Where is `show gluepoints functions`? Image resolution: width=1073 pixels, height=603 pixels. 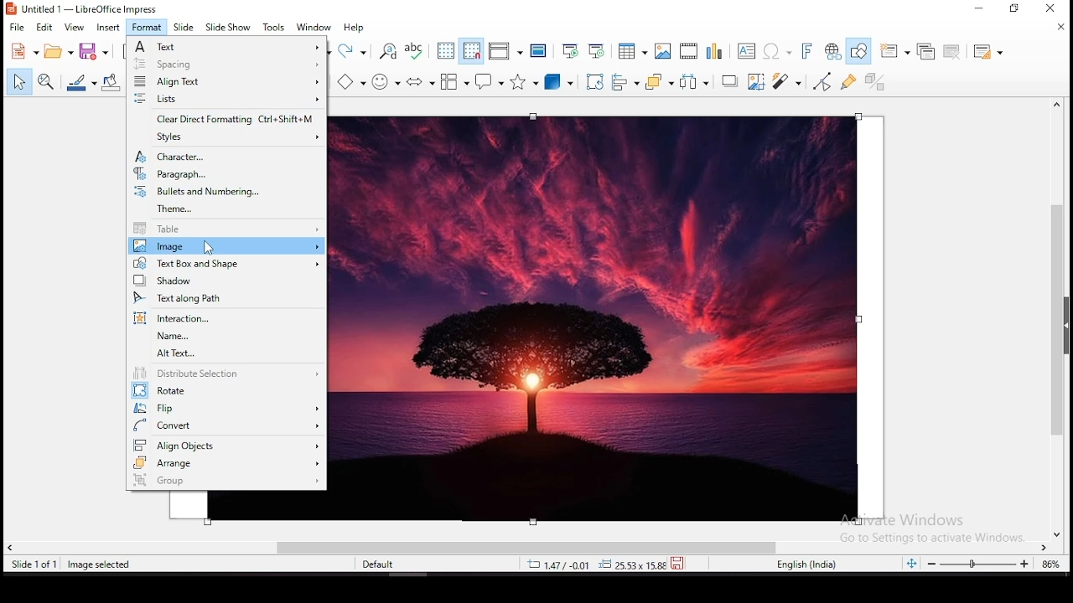
show gluepoints functions is located at coordinates (847, 82).